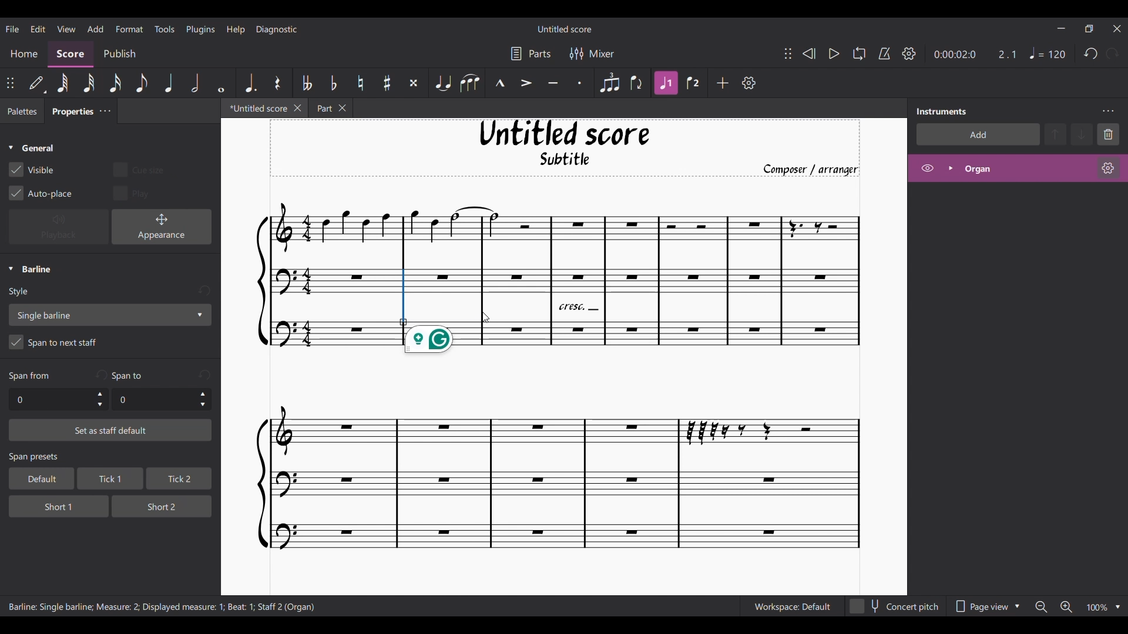 The height and width of the screenshot is (634, 1128). Describe the element at coordinates (90, 84) in the screenshot. I see `32nd note` at that location.